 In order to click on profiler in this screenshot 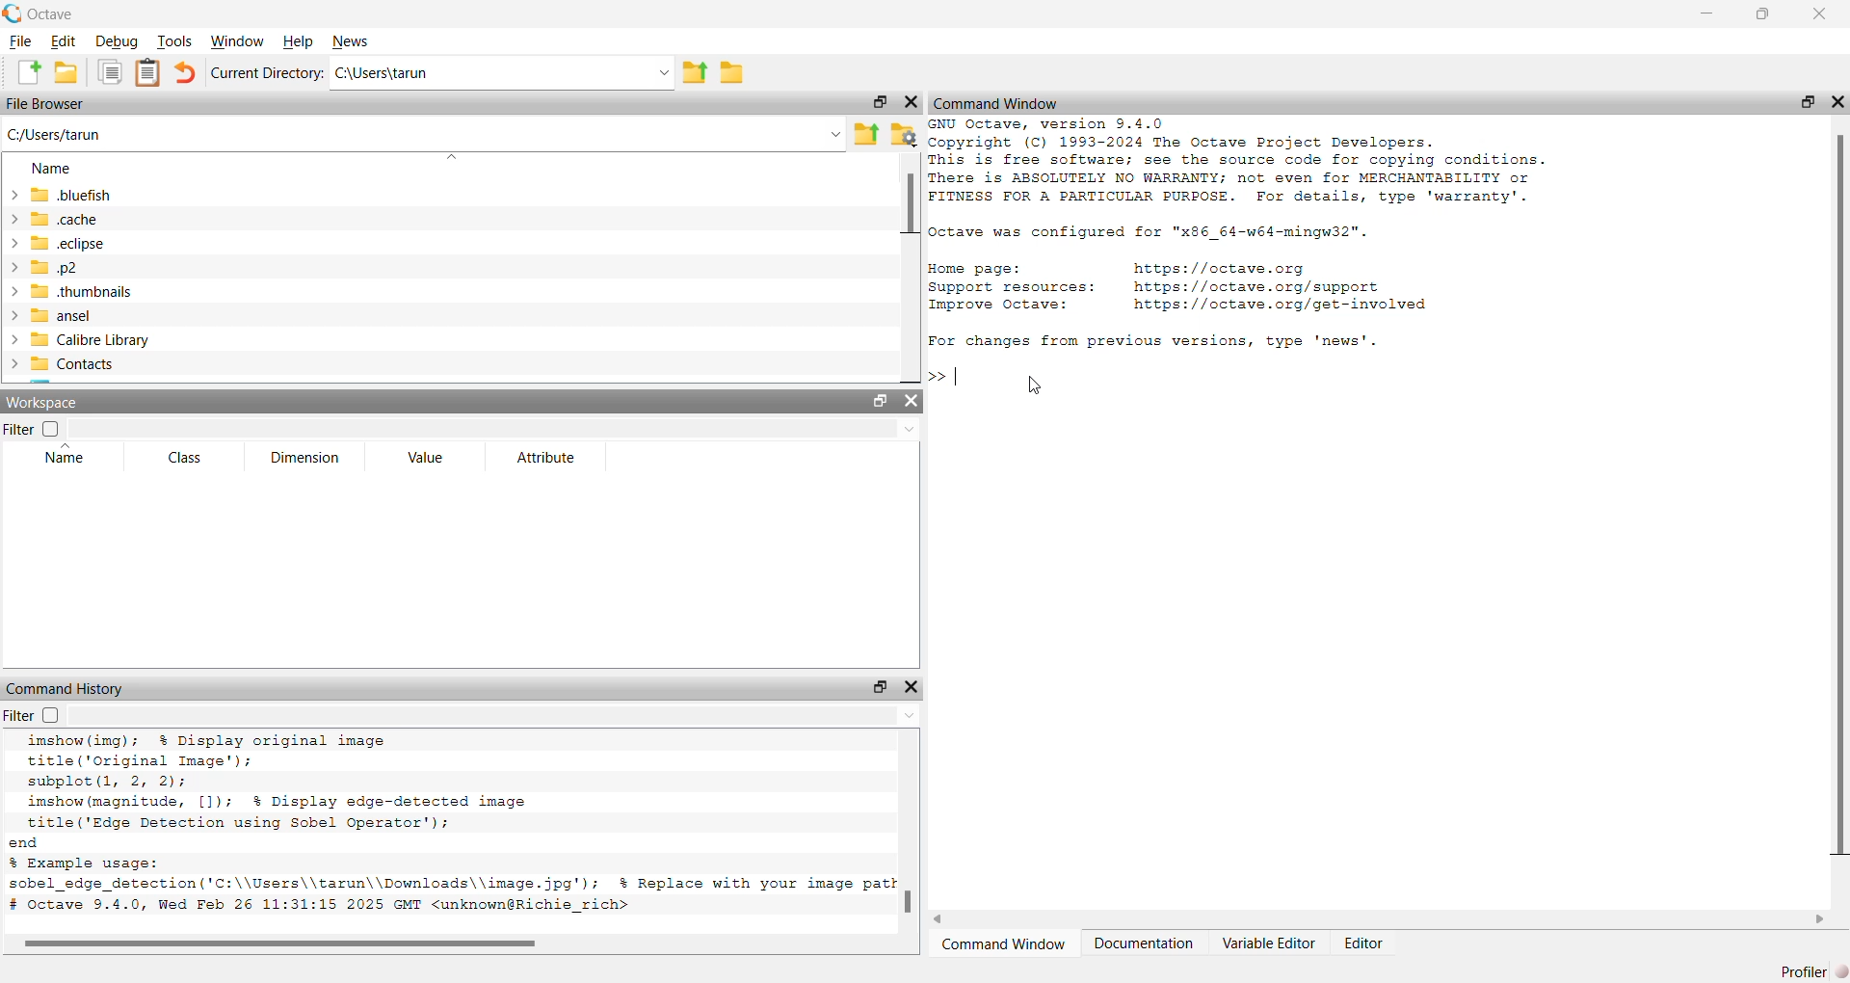, I will do `click(1805, 965)`.